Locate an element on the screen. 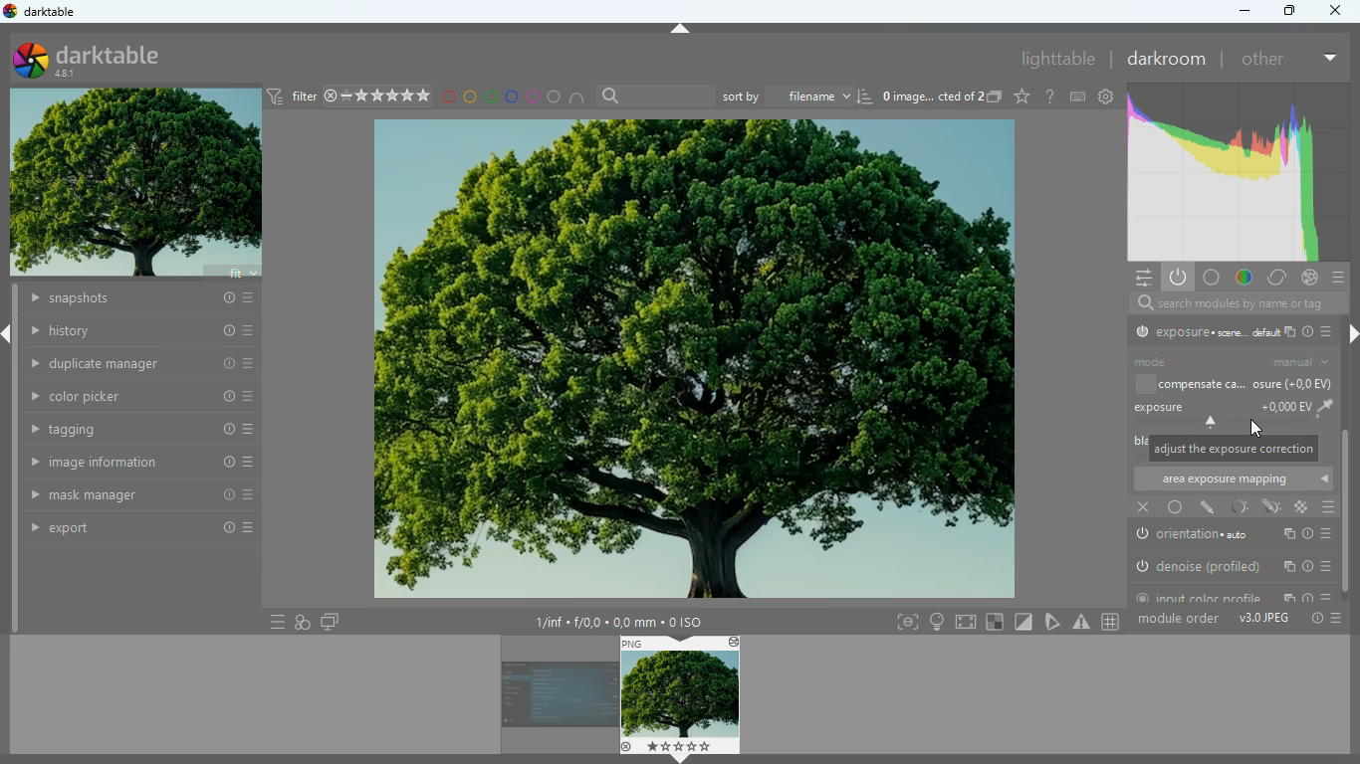  more options is located at coordinates (1344, 618).